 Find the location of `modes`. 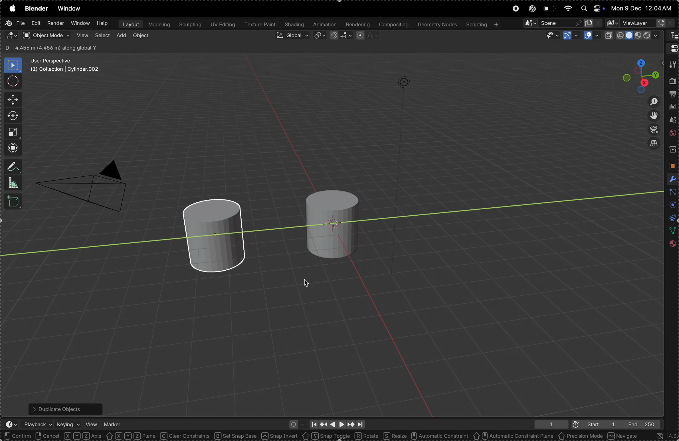

modes is located at coordinates (53, 48).